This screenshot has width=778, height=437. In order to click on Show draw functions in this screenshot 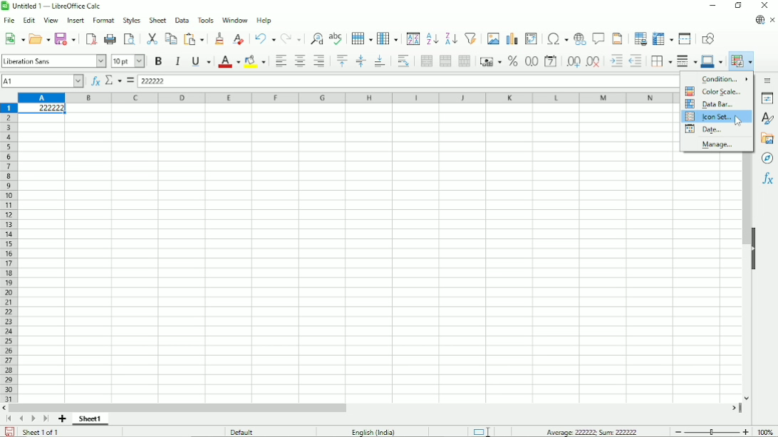, I will do `click(708, 38)`.